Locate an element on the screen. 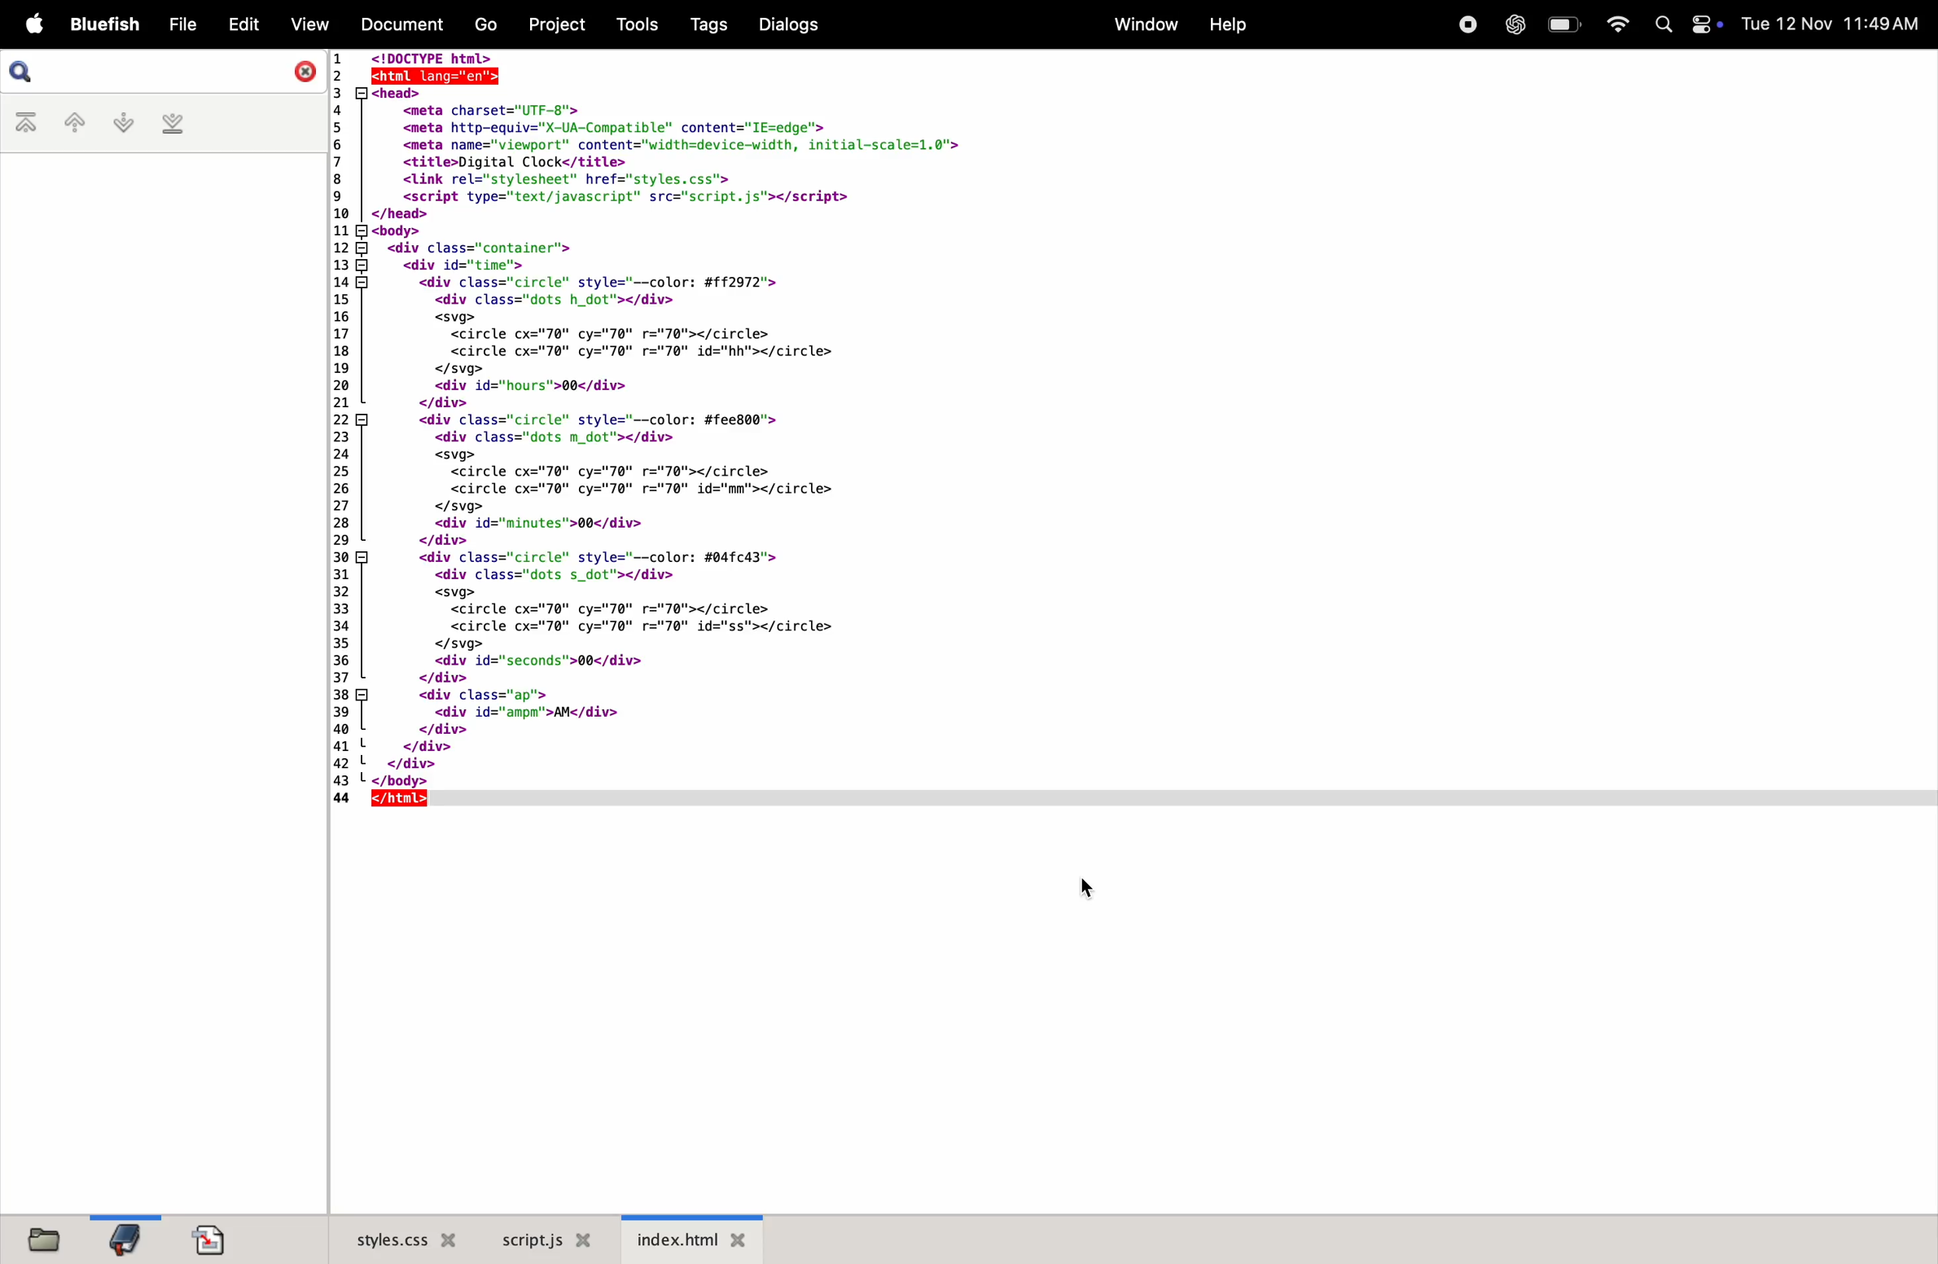 Image resolution: width=1938 pixels, height=1264 pixels. date and time is located at coordinates (1833, 27).